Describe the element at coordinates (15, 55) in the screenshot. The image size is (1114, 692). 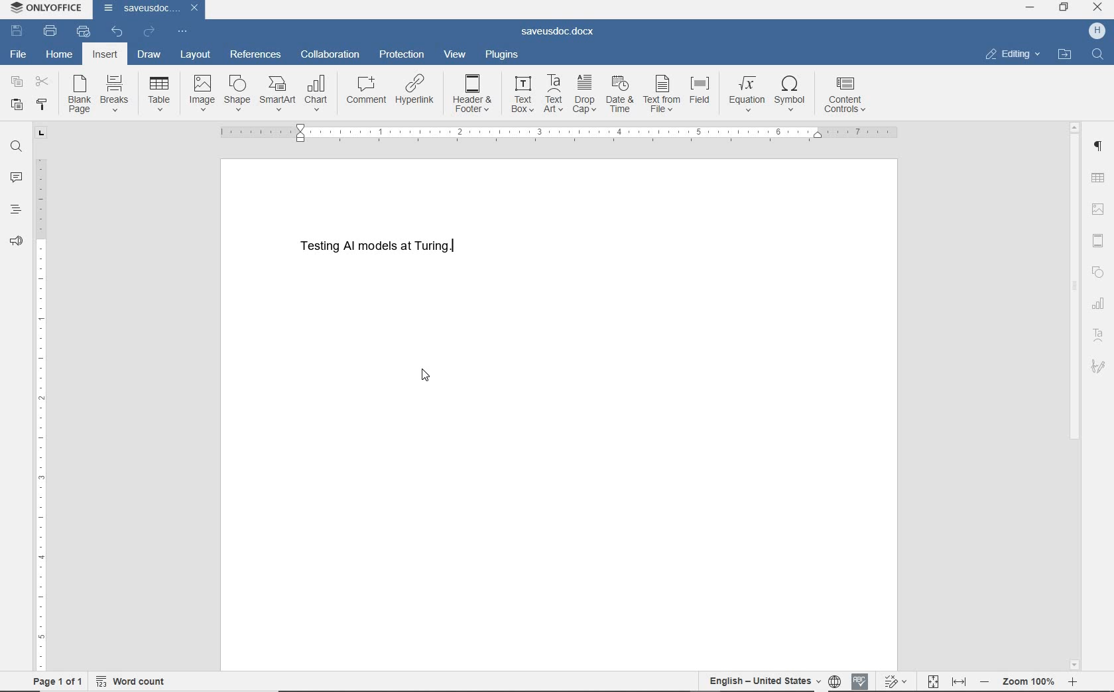
I see `file` at that location.